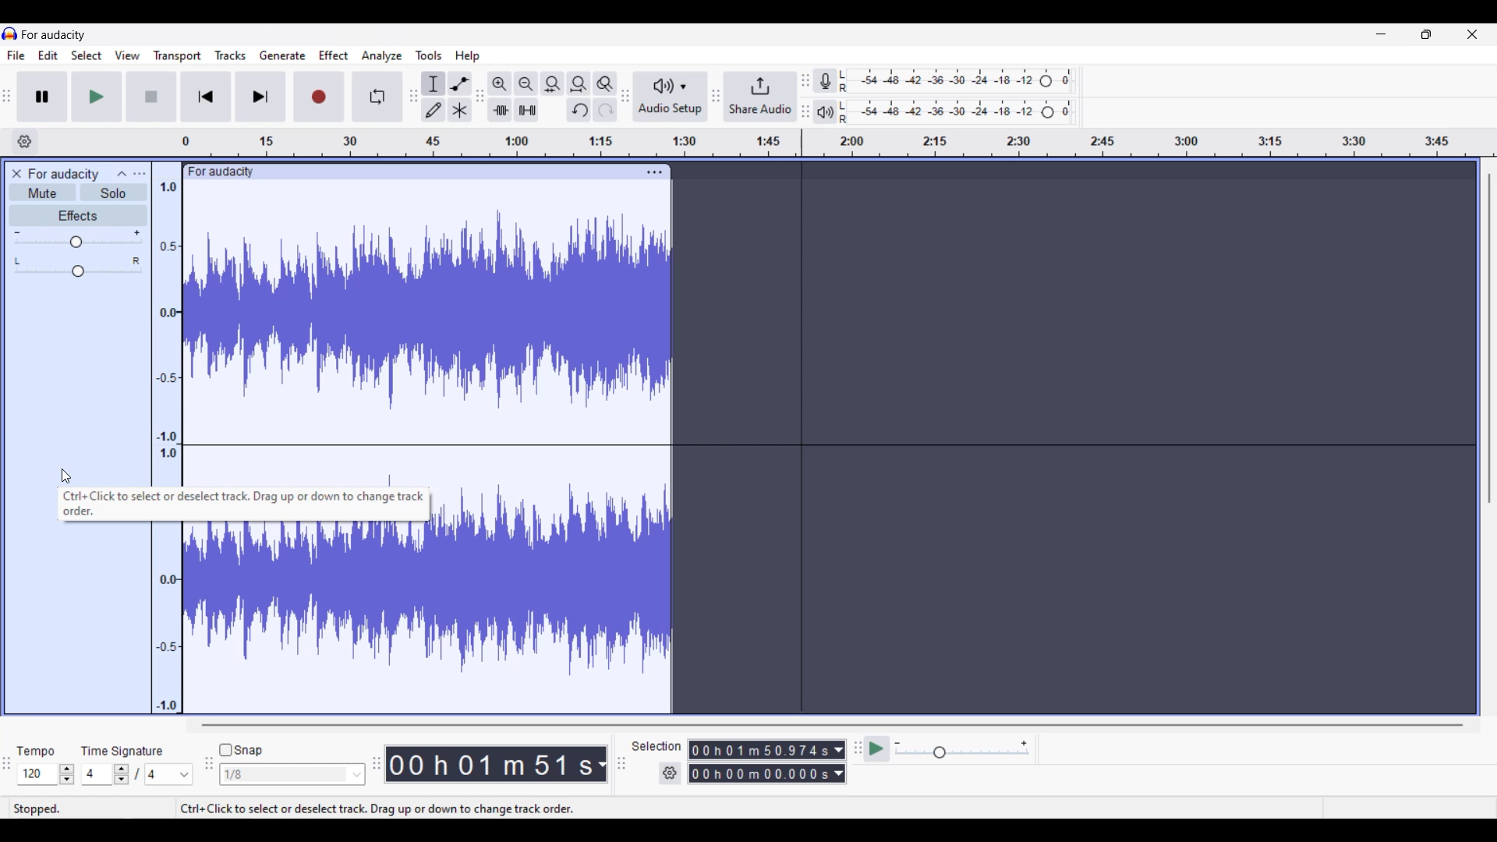 The image size is (1497, 842). What do you see at coordinates (526, 83) in the screenshot?
I see `Zoom out` at bounding box center [526, 83].